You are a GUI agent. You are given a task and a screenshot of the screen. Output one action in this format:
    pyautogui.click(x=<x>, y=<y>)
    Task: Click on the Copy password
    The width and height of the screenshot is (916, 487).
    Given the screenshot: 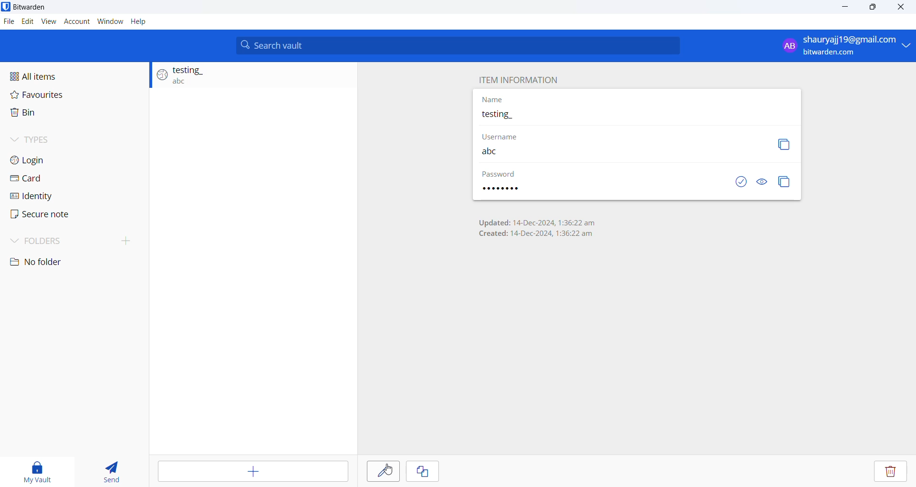 What is the action you would take?
    pyautogui.click(x=785, y=182)
    